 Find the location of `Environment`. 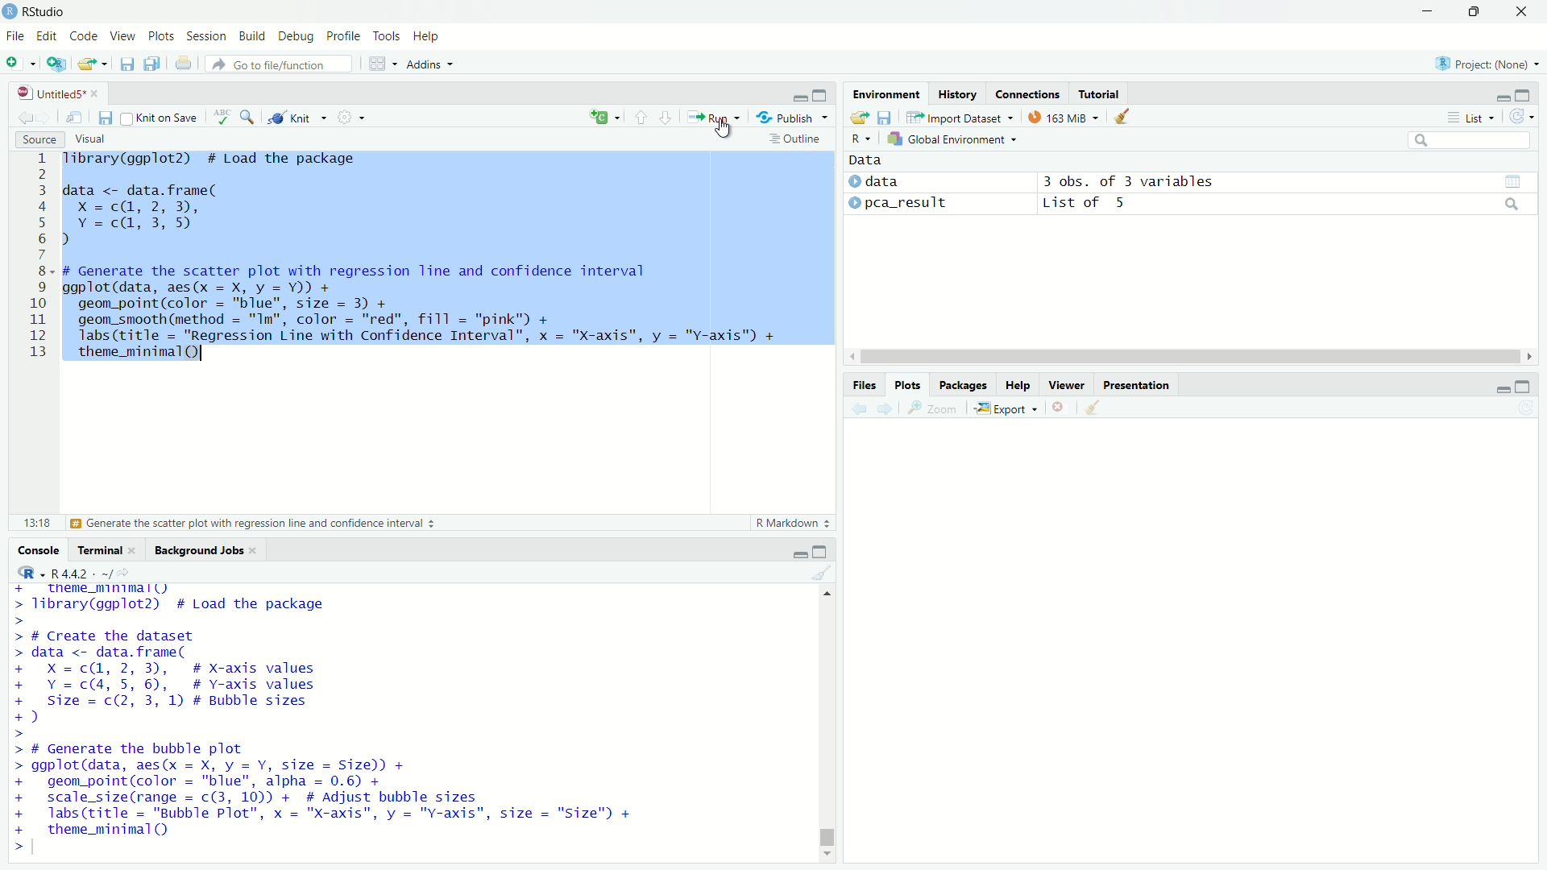

Environment is located at coordinates (886, 93).